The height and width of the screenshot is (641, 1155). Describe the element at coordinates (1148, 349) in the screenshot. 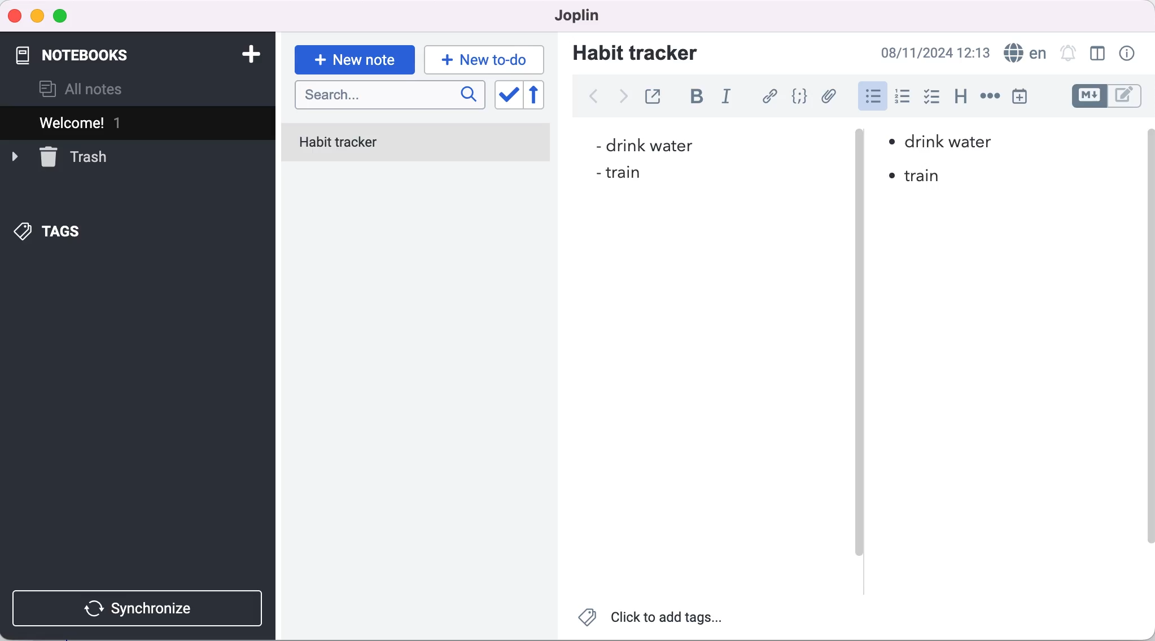

I see `scroll bar` at that location.